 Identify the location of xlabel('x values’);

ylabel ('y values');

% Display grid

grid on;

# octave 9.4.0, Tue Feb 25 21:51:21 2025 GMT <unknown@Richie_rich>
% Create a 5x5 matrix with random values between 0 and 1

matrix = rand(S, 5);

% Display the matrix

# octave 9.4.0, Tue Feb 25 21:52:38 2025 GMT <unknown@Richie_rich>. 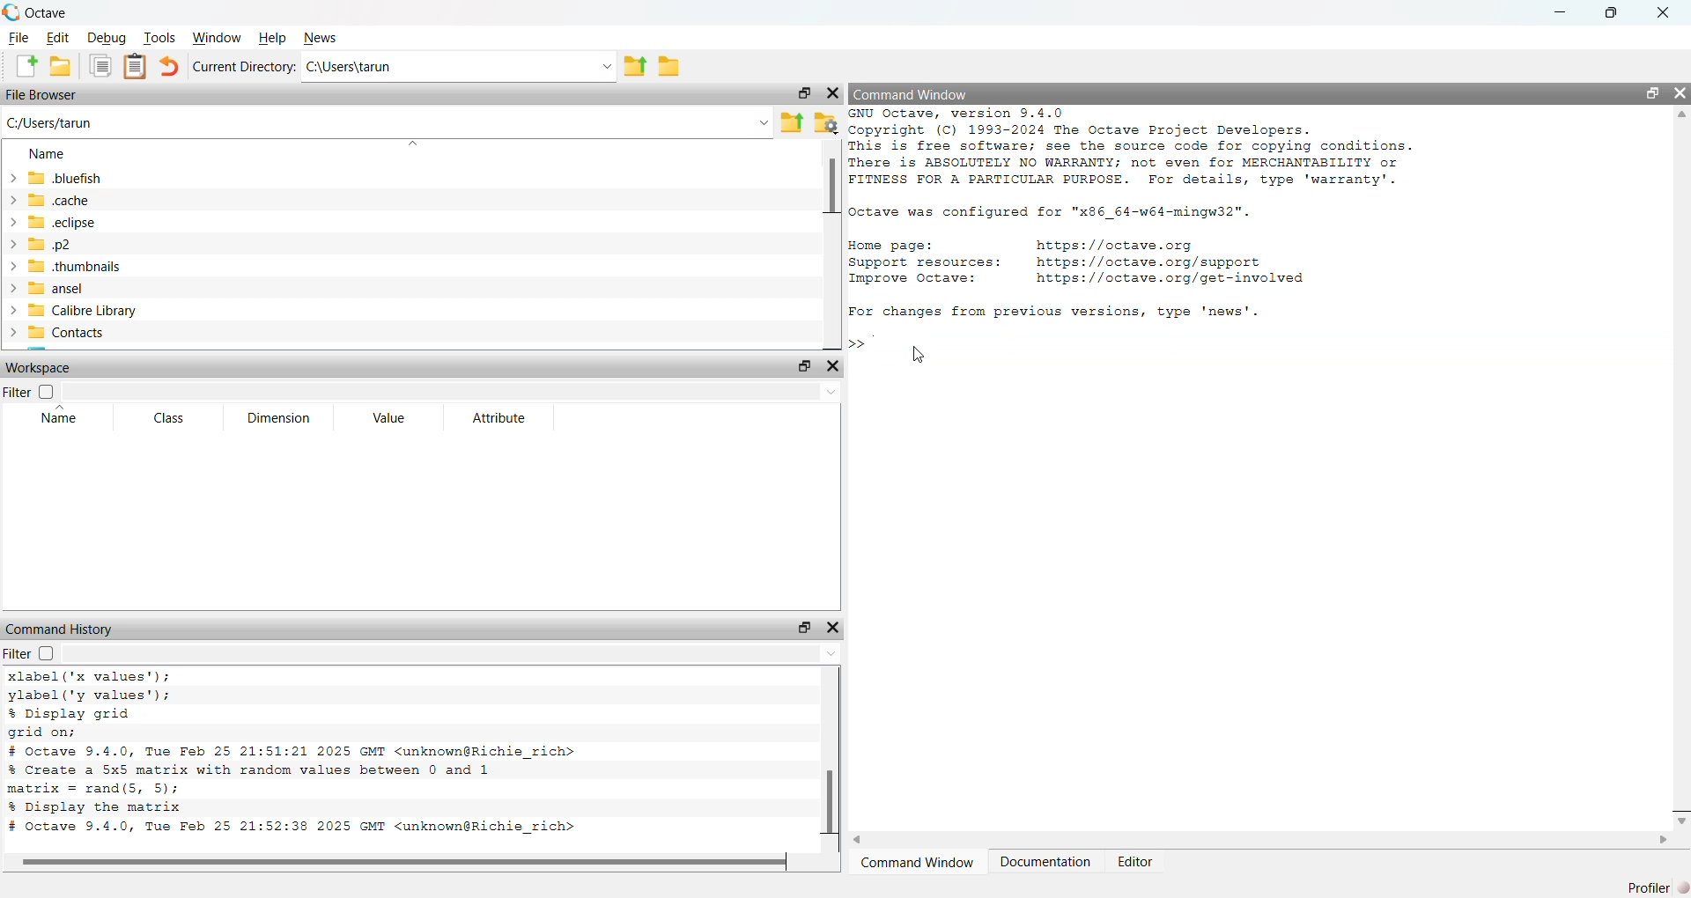
(372, 756).